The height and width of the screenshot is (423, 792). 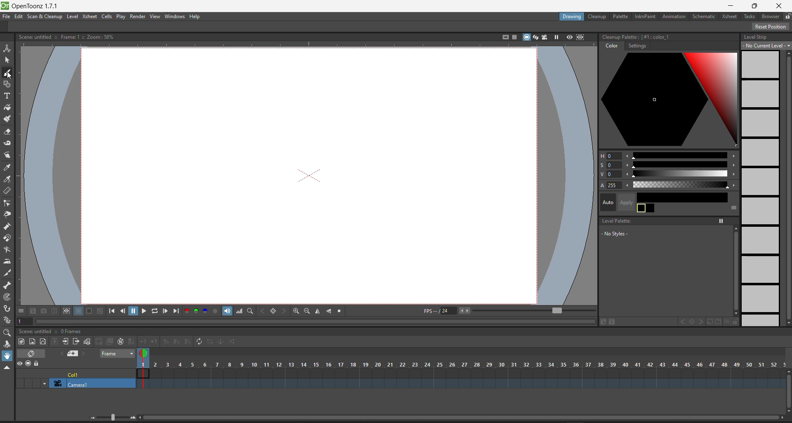 What do you see at coordinates (8, 332) in the screenshot?
I see `zoom tool` at bounding box center [8, 332].